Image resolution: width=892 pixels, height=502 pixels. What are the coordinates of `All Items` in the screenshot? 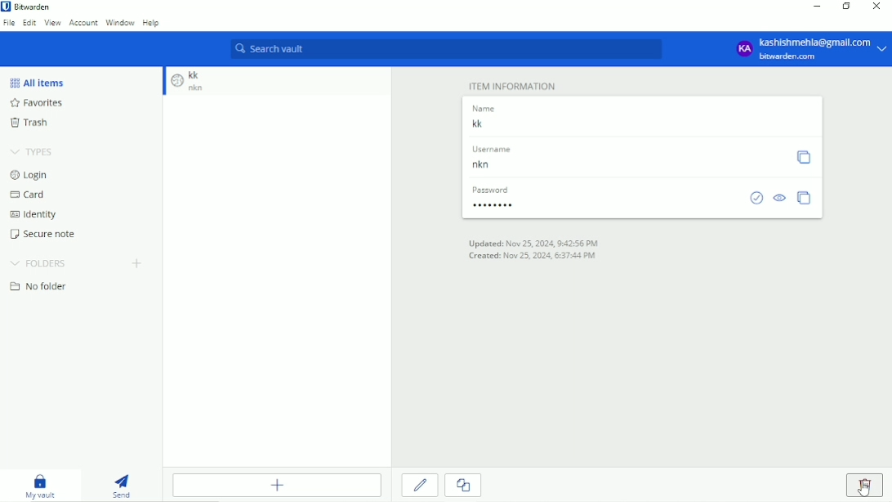 It's located at (37, 82).